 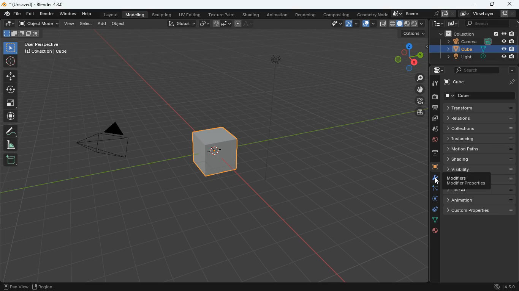 I want to click on copy, so click(x=382, y=23).